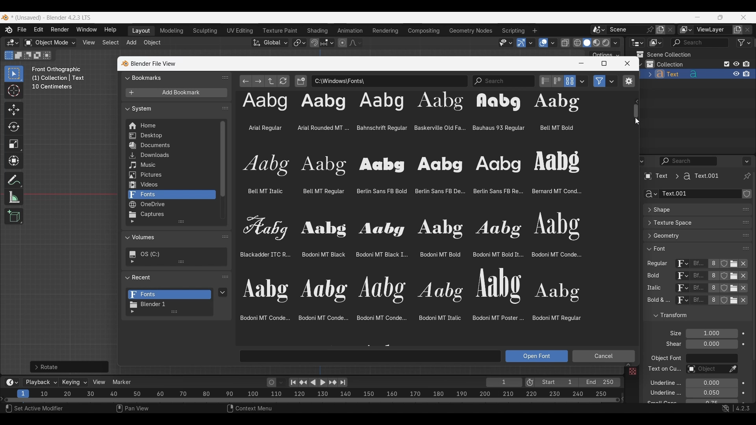 This screenshot has width=756, height=425. Describe the element at coordinates (245, 409) in the screenshot. I see `content menu` at that location.